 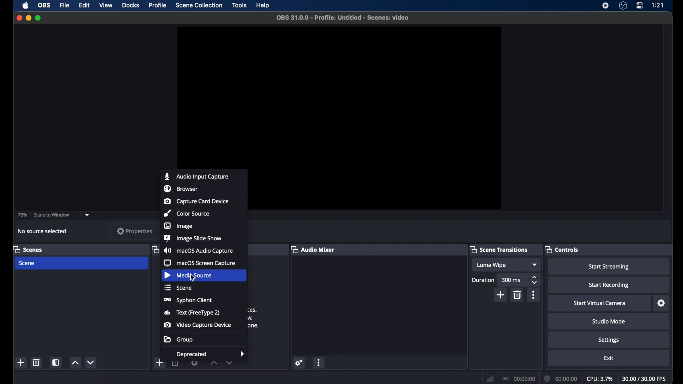 I want to click on delete, so click(x=36, y=362).